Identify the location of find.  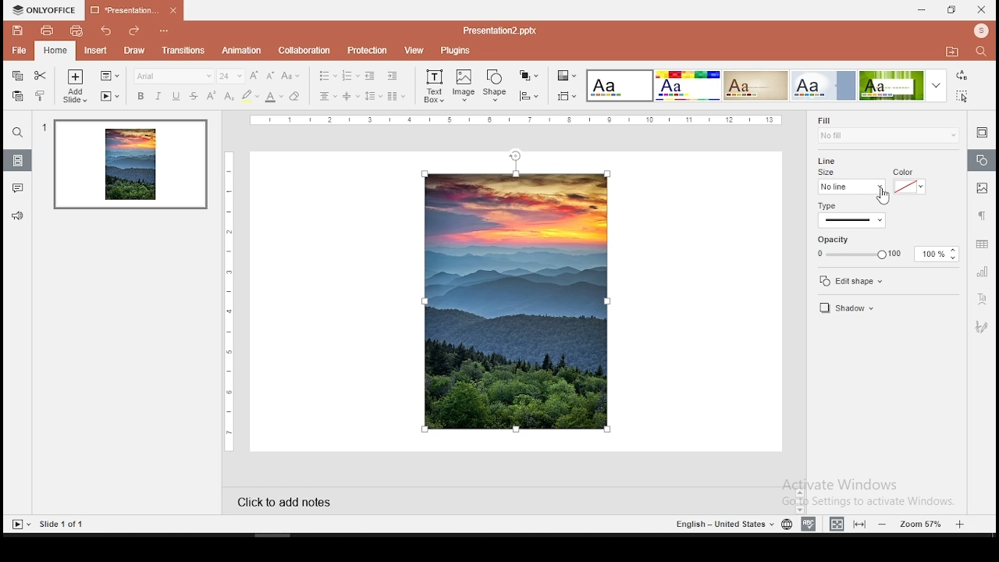
(982, 52).